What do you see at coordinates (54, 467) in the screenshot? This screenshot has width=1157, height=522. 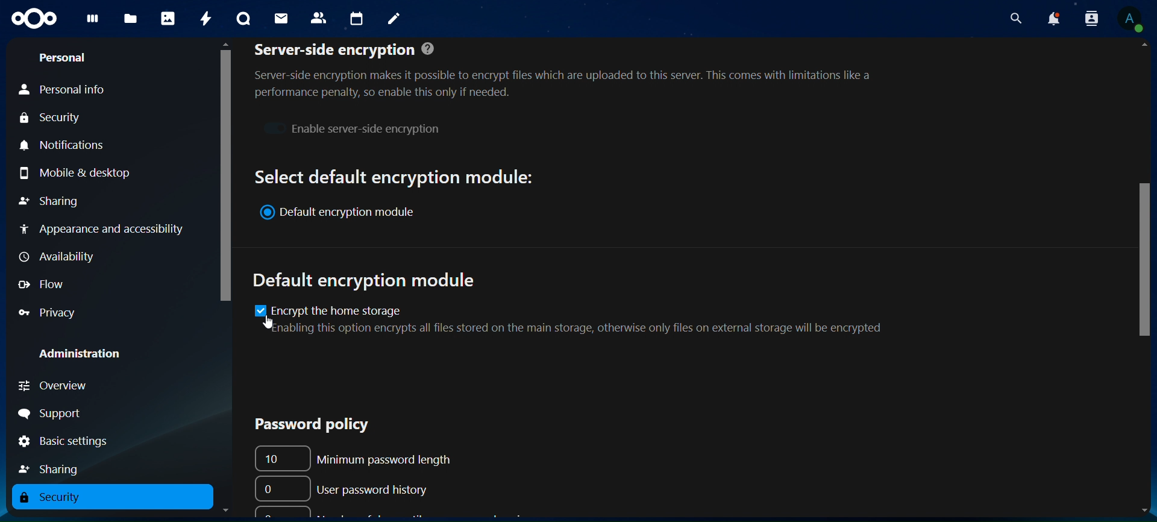 I see `haring` at bounding box center [54, 467].